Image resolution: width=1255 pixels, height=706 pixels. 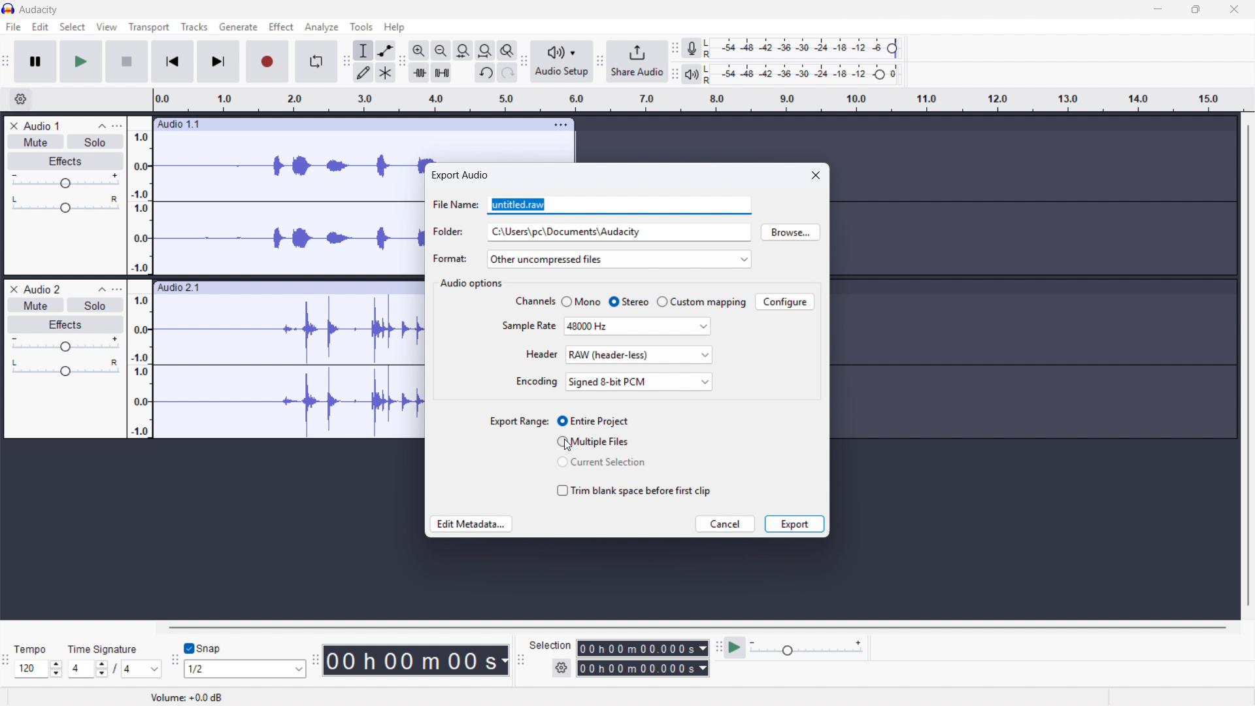 I want to click on Timeline , so click(x=699, y=100).